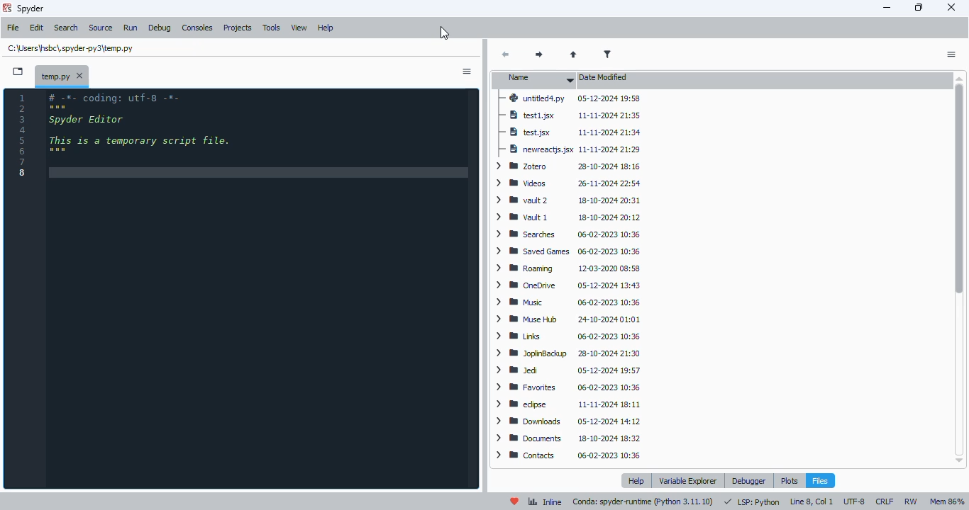  What do you see at coordinates (570, 236) in the screenshot?
I see `Searches` at bounding box center [570, 236].